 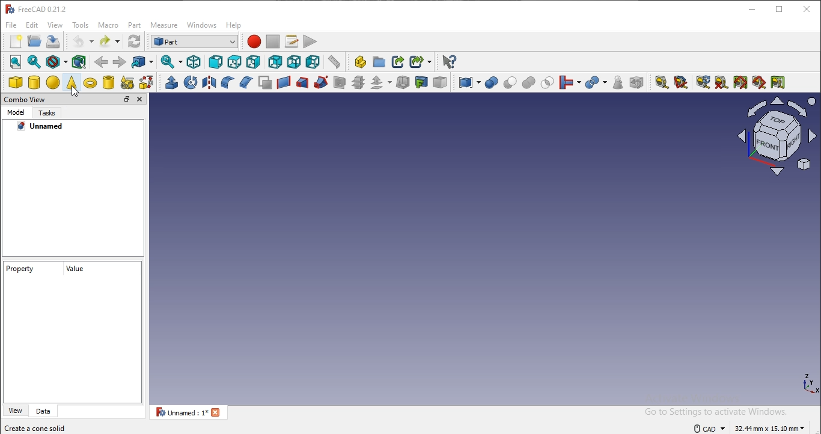 What do you see at coordinates (295, 61) in the screenshot?
I see `bottom` at bounding box center [295, 61].